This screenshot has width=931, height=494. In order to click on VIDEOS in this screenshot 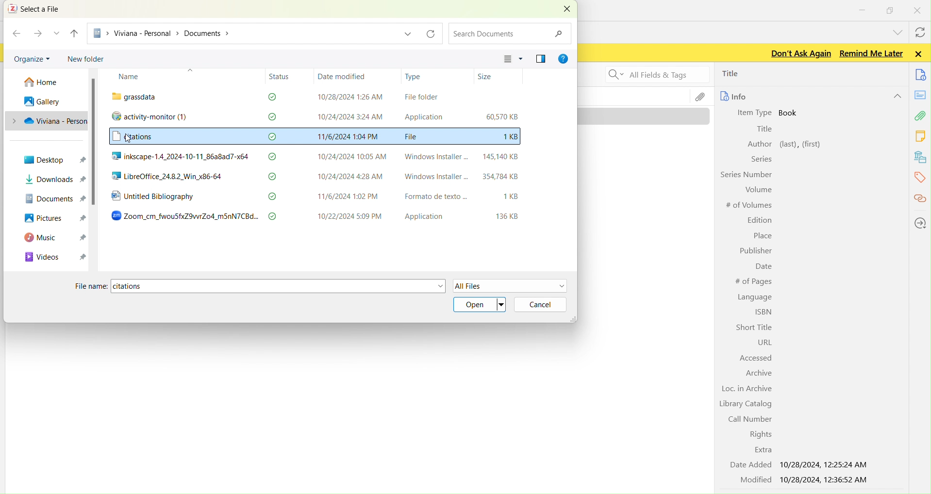, I will do `click(48, 258)`.